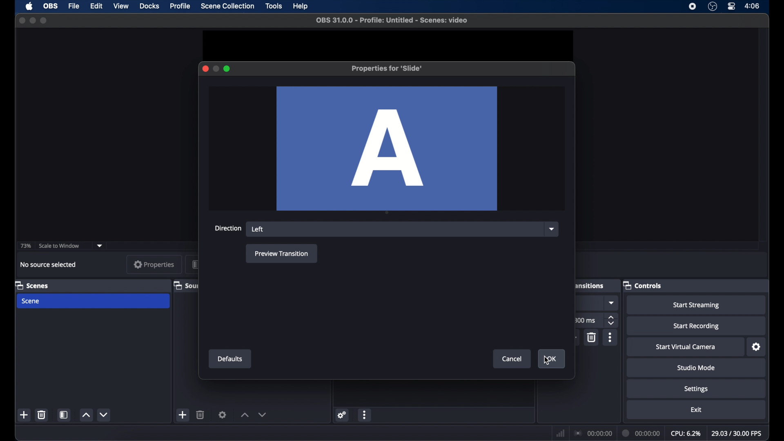 The height and width of the screenshot is (441, 784). What do you see at coordinates (223, 414) in the screenshot?
I see `settings` at bounding box center [223, 414].